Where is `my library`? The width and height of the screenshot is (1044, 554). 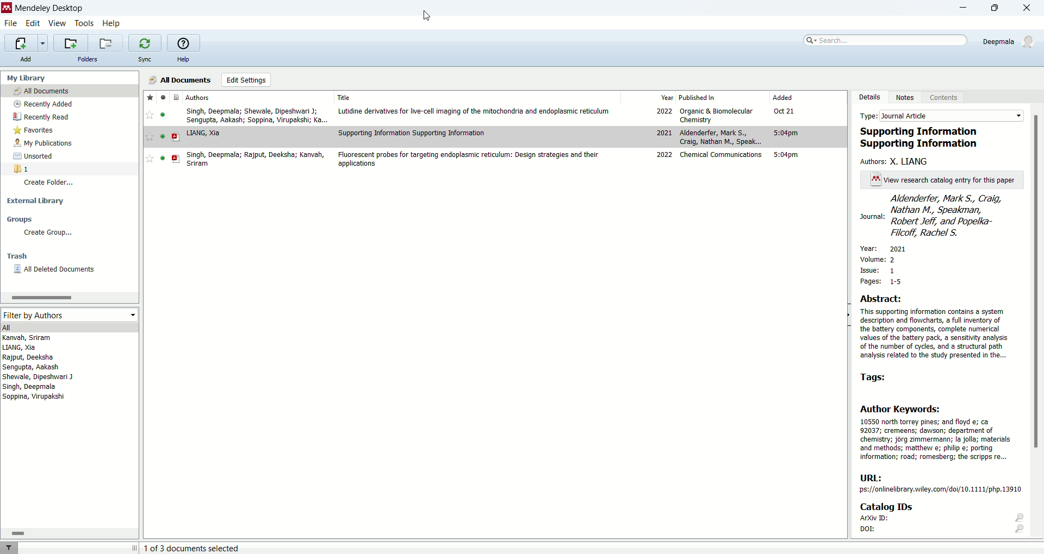
my library is located at coordinates (27, 78).